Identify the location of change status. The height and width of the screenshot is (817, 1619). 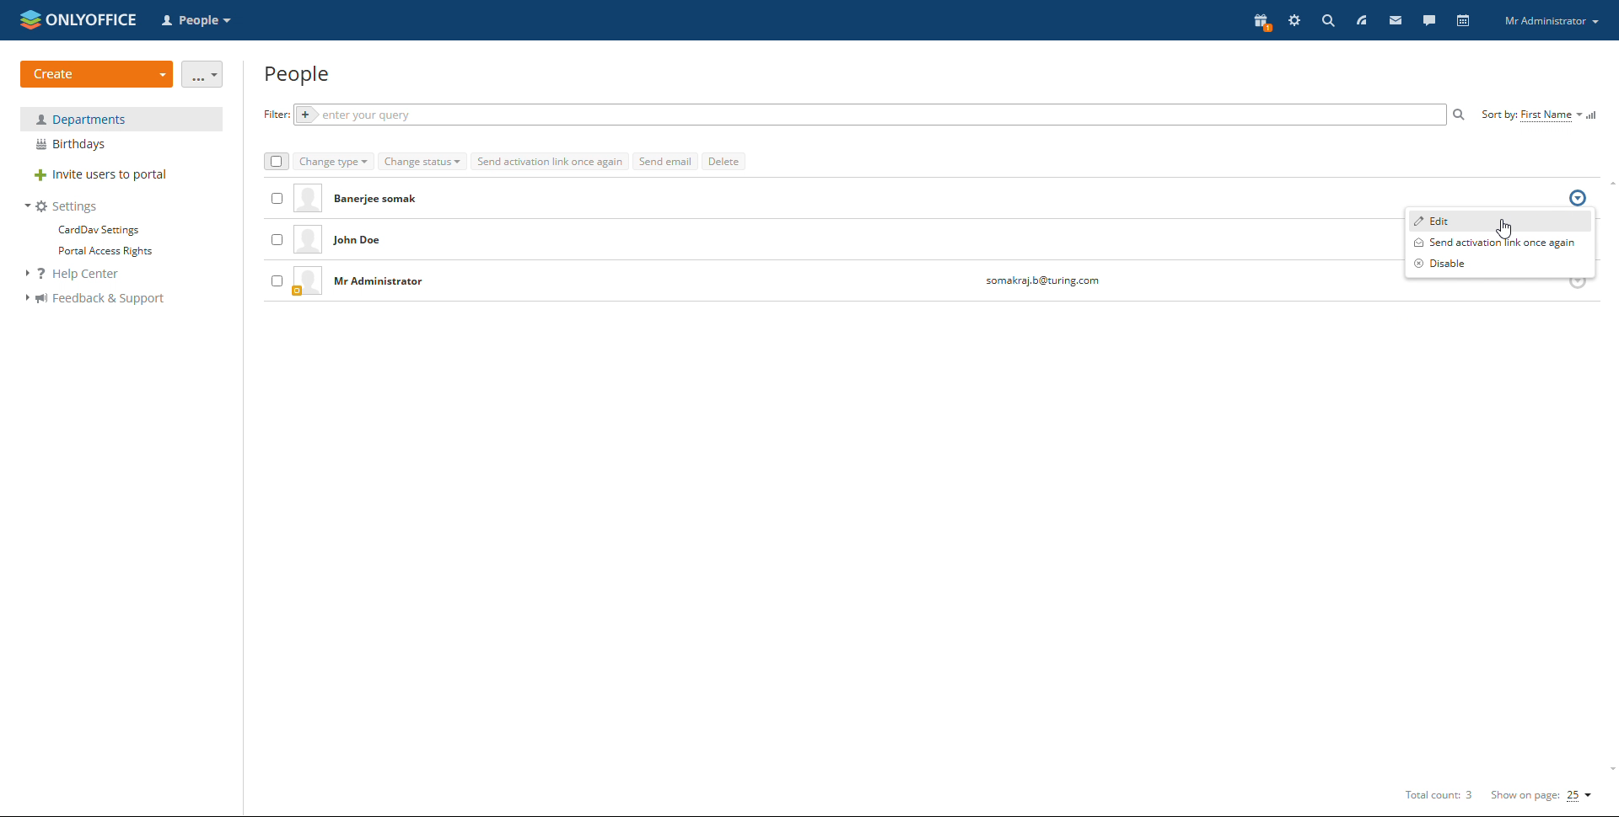
(422, 162).